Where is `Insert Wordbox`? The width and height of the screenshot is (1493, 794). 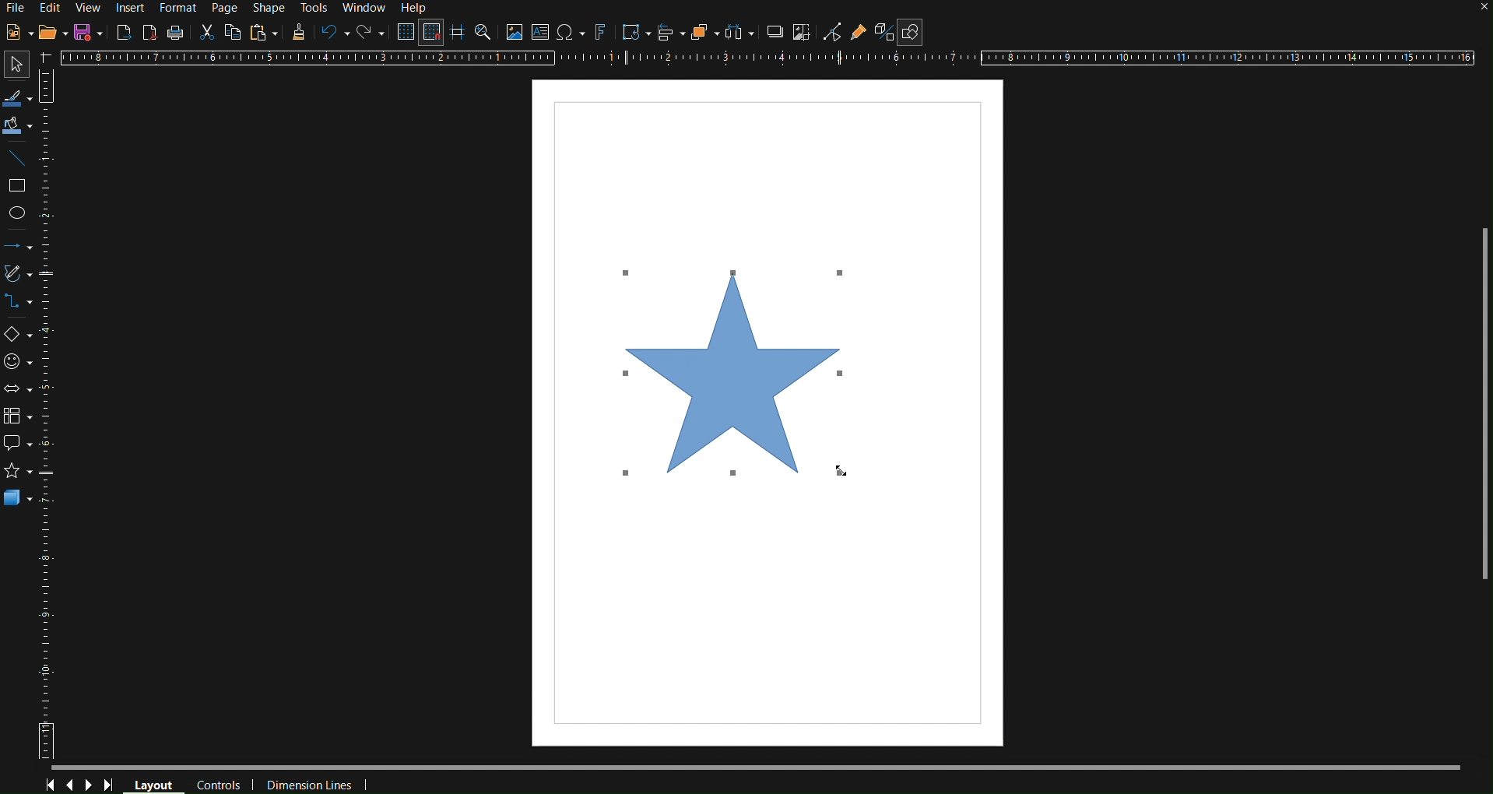 Insert Wordbox is located at coordinates (541, 33).